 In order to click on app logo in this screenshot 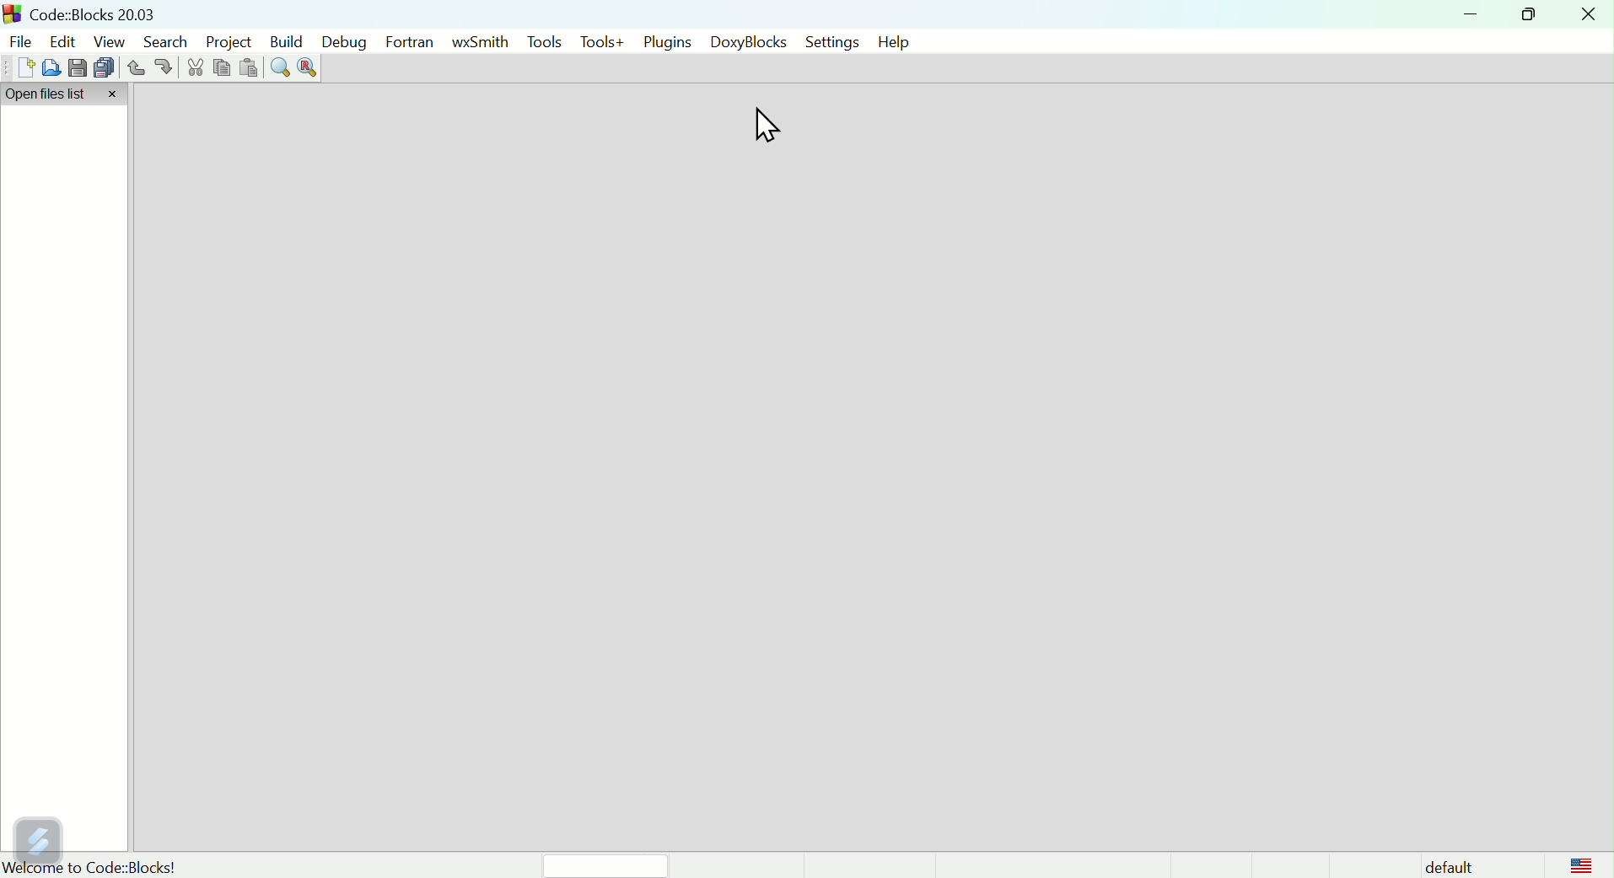, I will do `click(10, 14)`.